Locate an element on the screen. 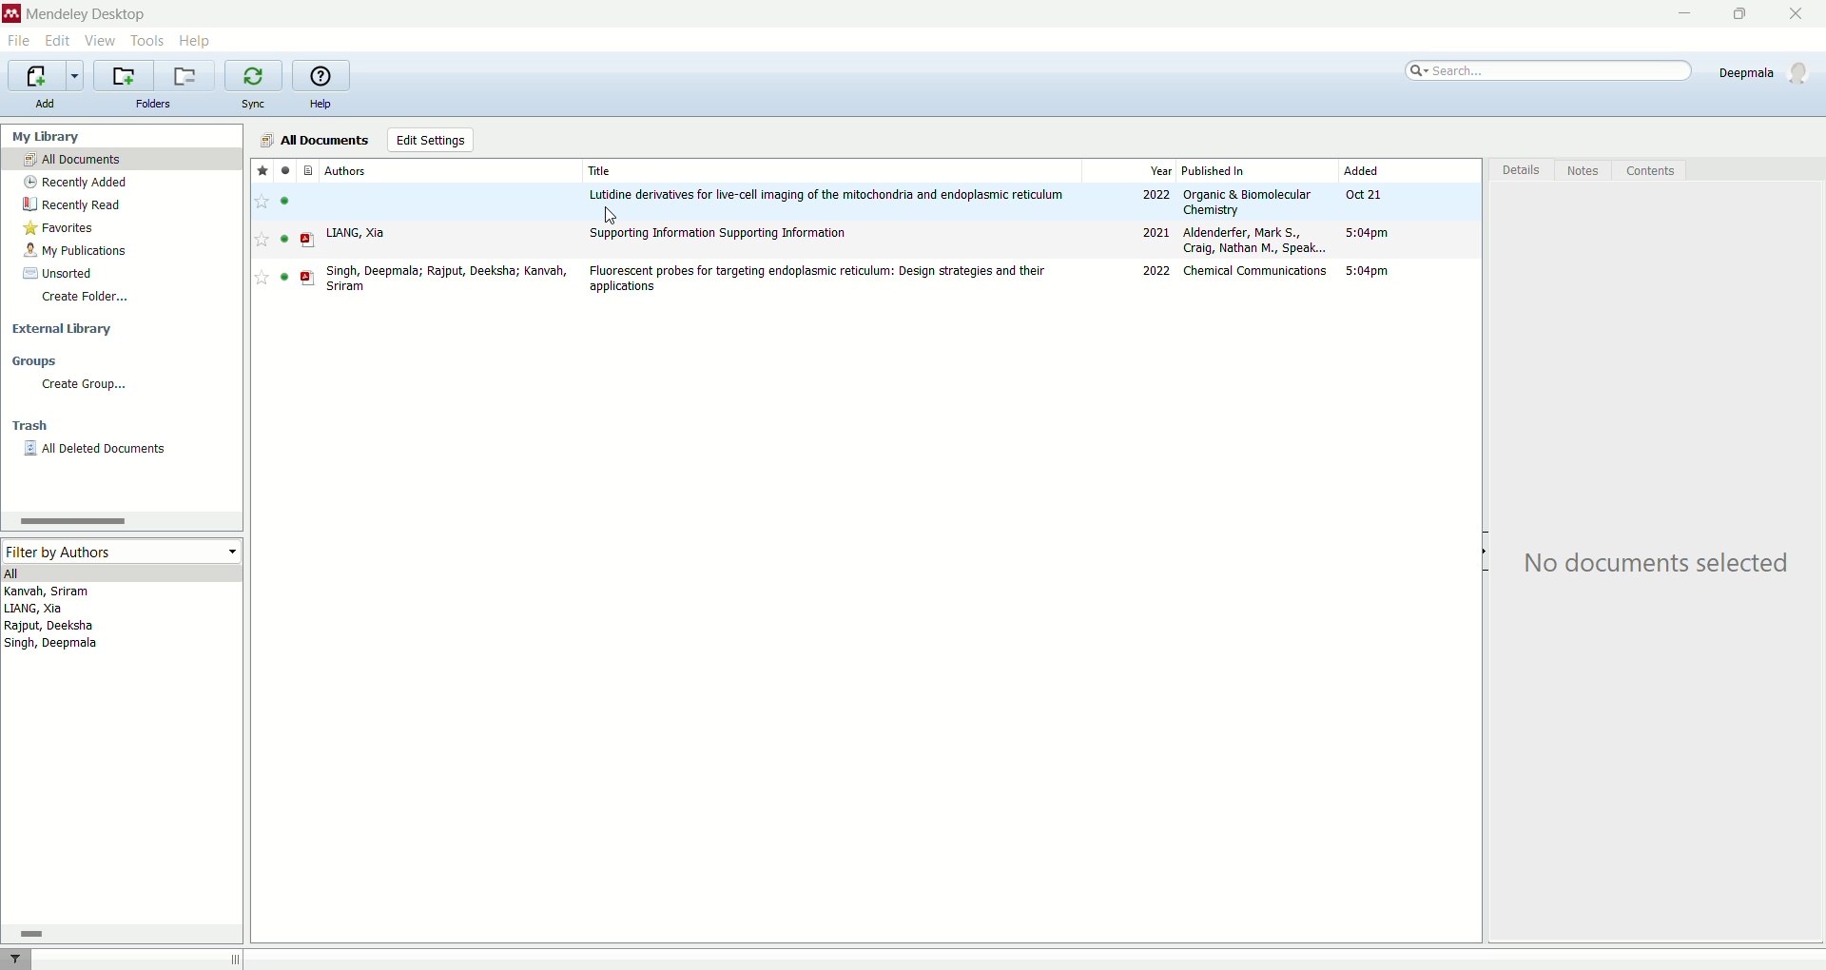  read/unread is located at coordinates (280, 279).